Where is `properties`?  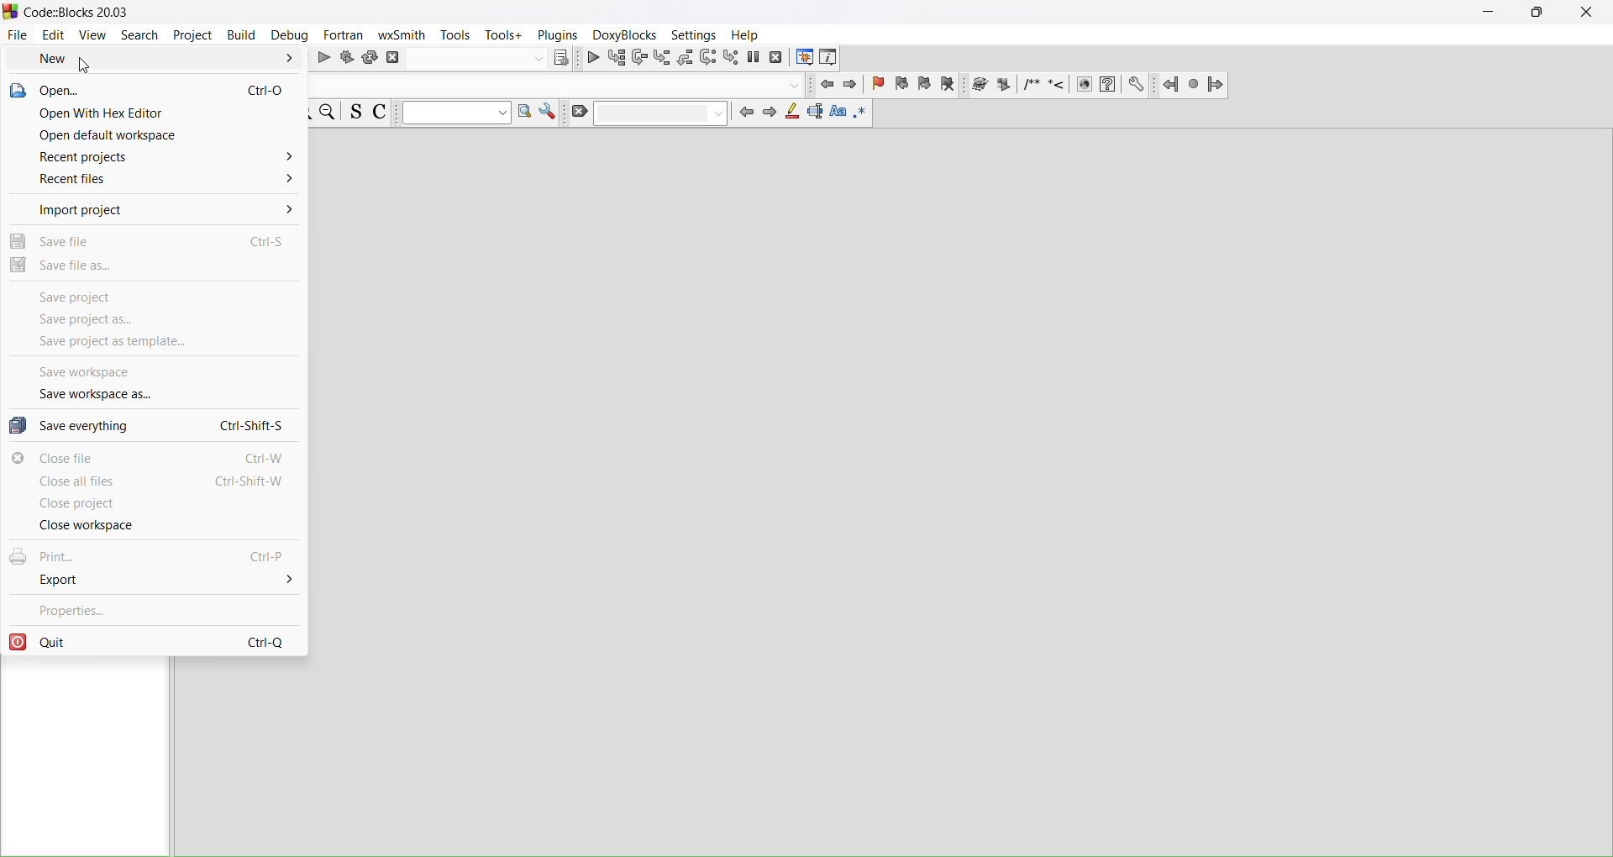 properties is located at coordinates (155, 607).